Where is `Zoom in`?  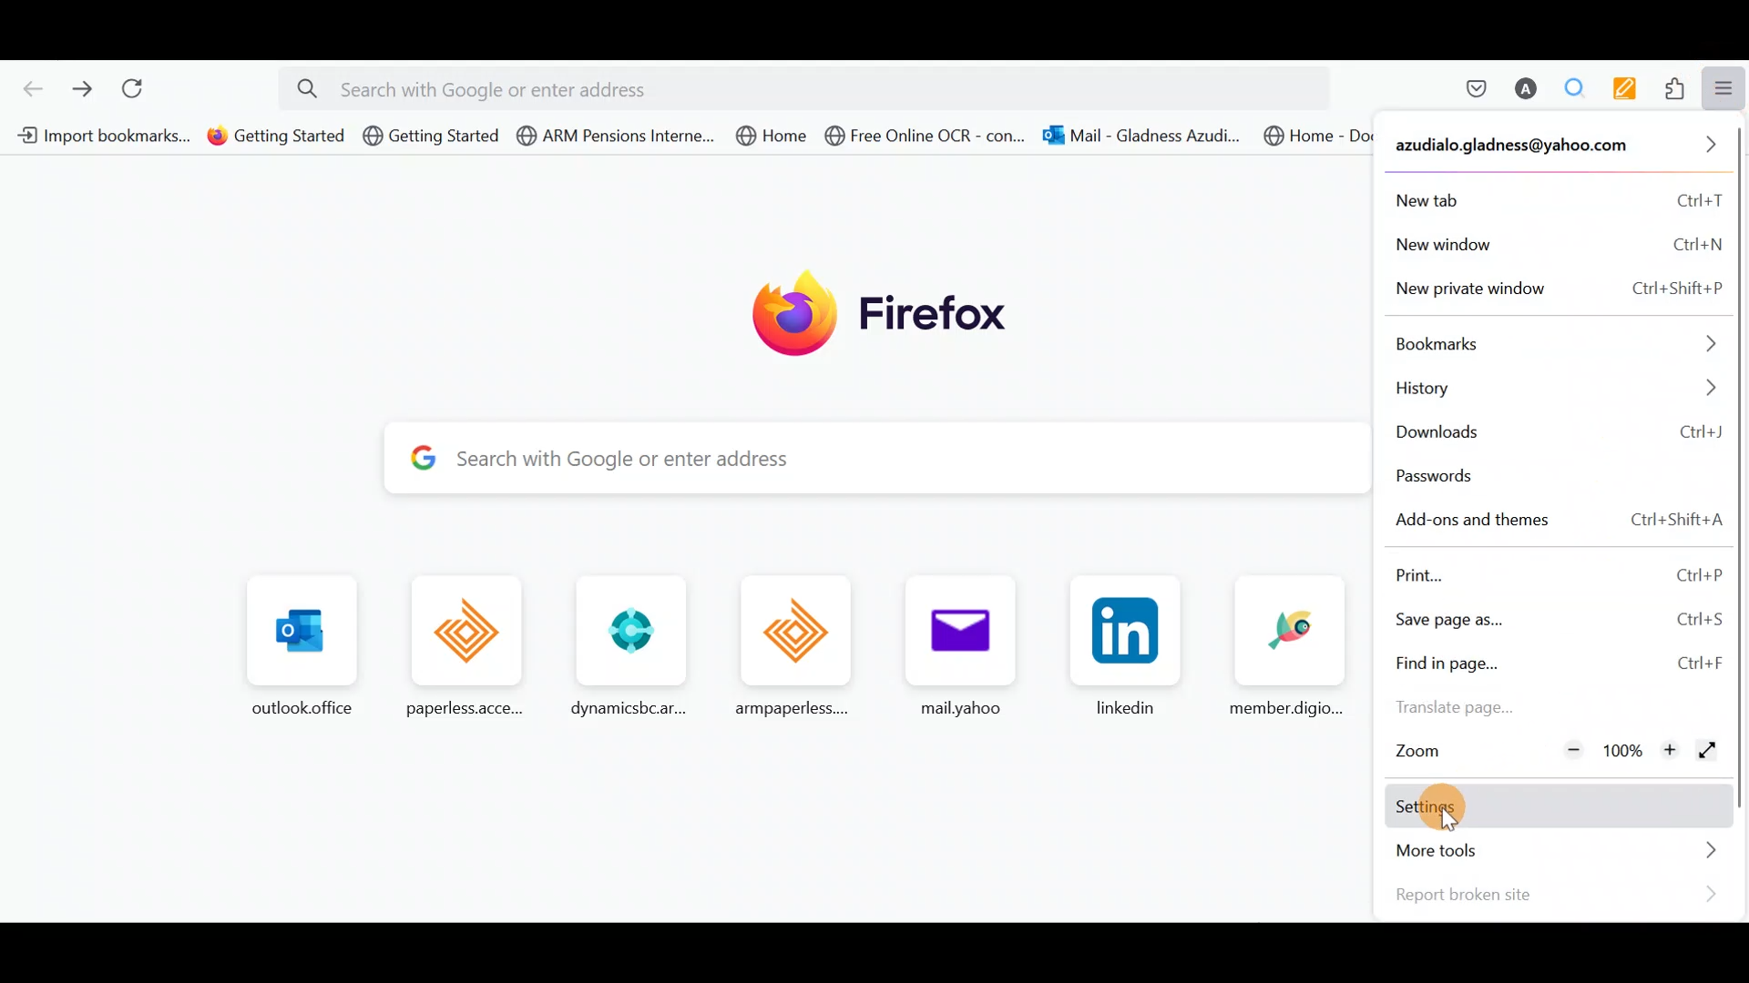
Zoom in is located at coordinates (1670, 752).